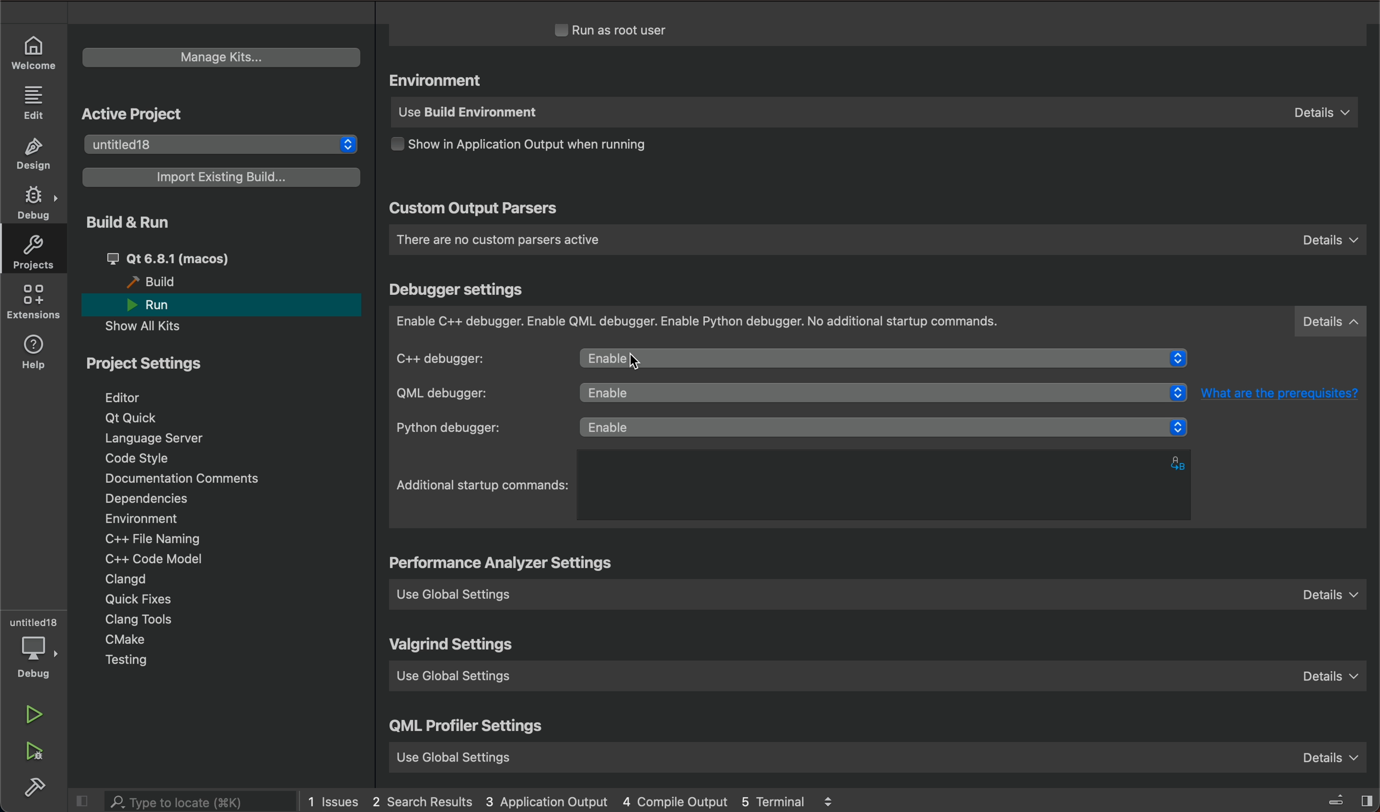  I want to click on python debugger, so click(796, 428).